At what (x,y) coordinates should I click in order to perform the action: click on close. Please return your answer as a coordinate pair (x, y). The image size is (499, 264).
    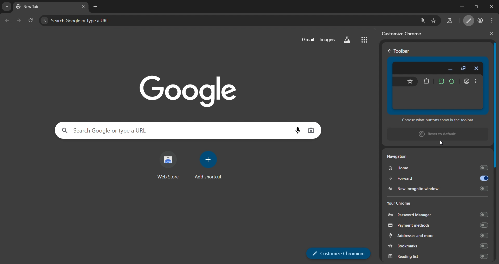
    Looking at the image, I should click on (492, 7).